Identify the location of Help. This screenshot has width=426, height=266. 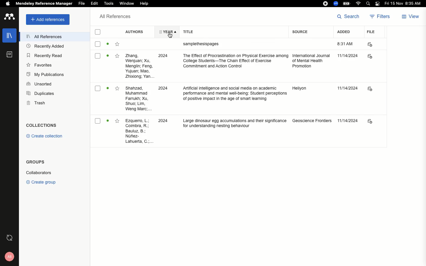
(143, 4).